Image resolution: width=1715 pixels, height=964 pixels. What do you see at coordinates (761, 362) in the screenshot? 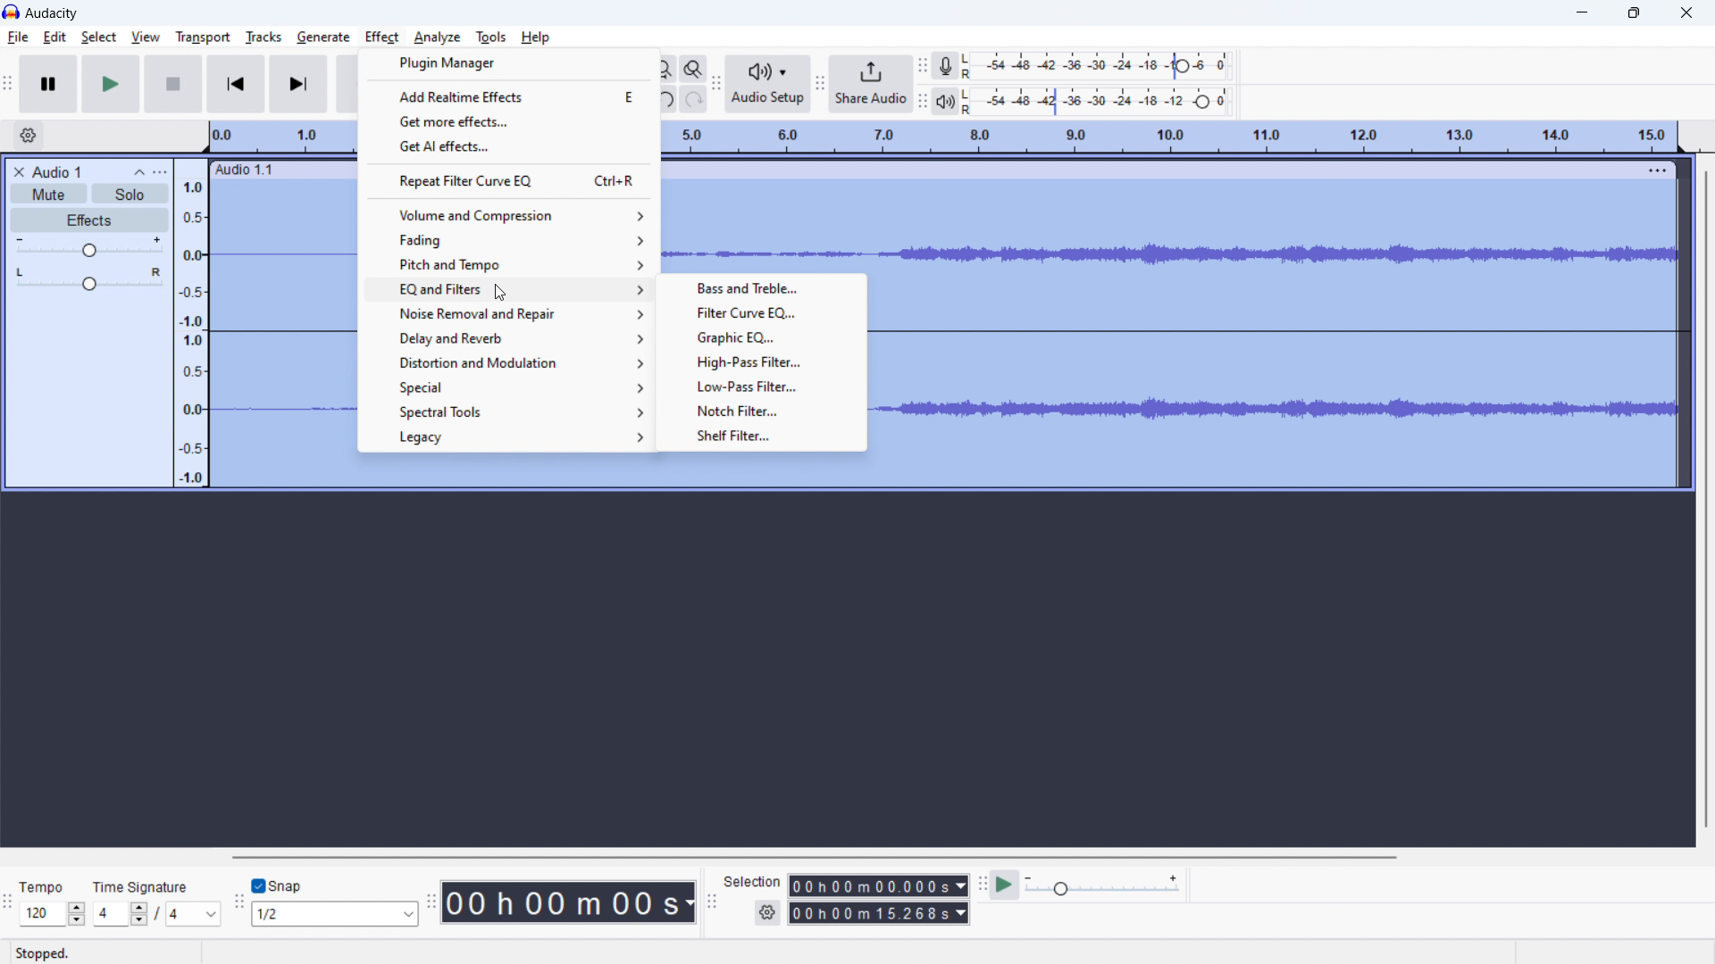
I see `high pass filter` at bounding box center [761, 362].